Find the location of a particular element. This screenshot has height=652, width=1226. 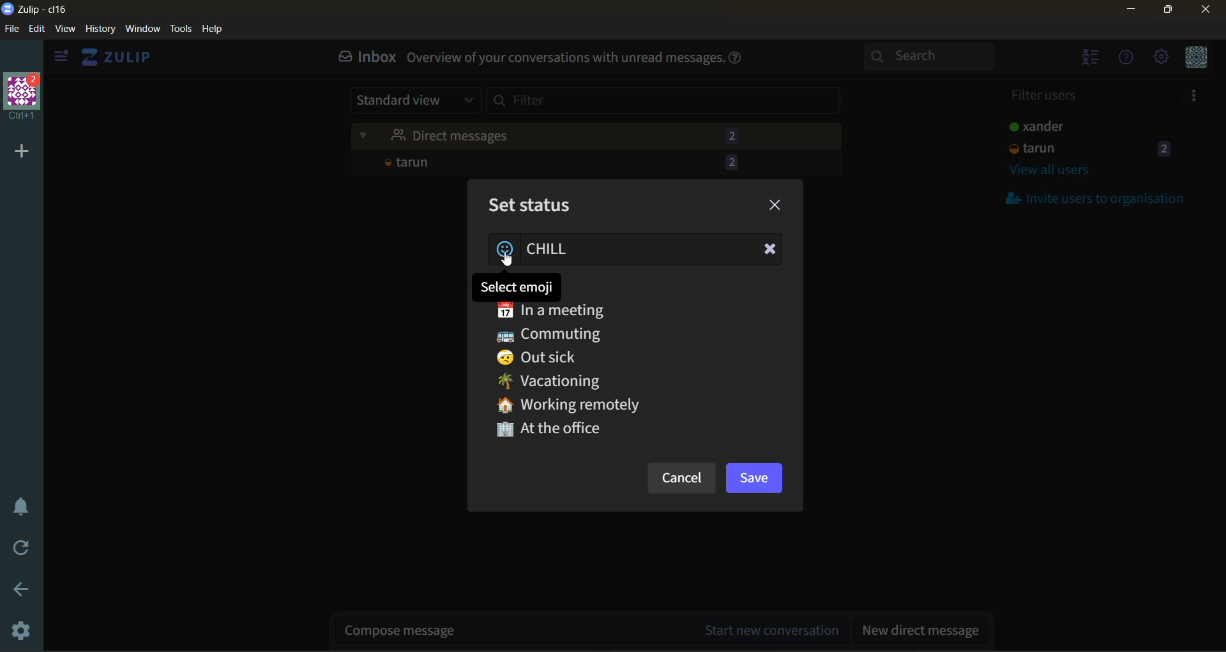

start new conversation is located at coordinates (593, 627).